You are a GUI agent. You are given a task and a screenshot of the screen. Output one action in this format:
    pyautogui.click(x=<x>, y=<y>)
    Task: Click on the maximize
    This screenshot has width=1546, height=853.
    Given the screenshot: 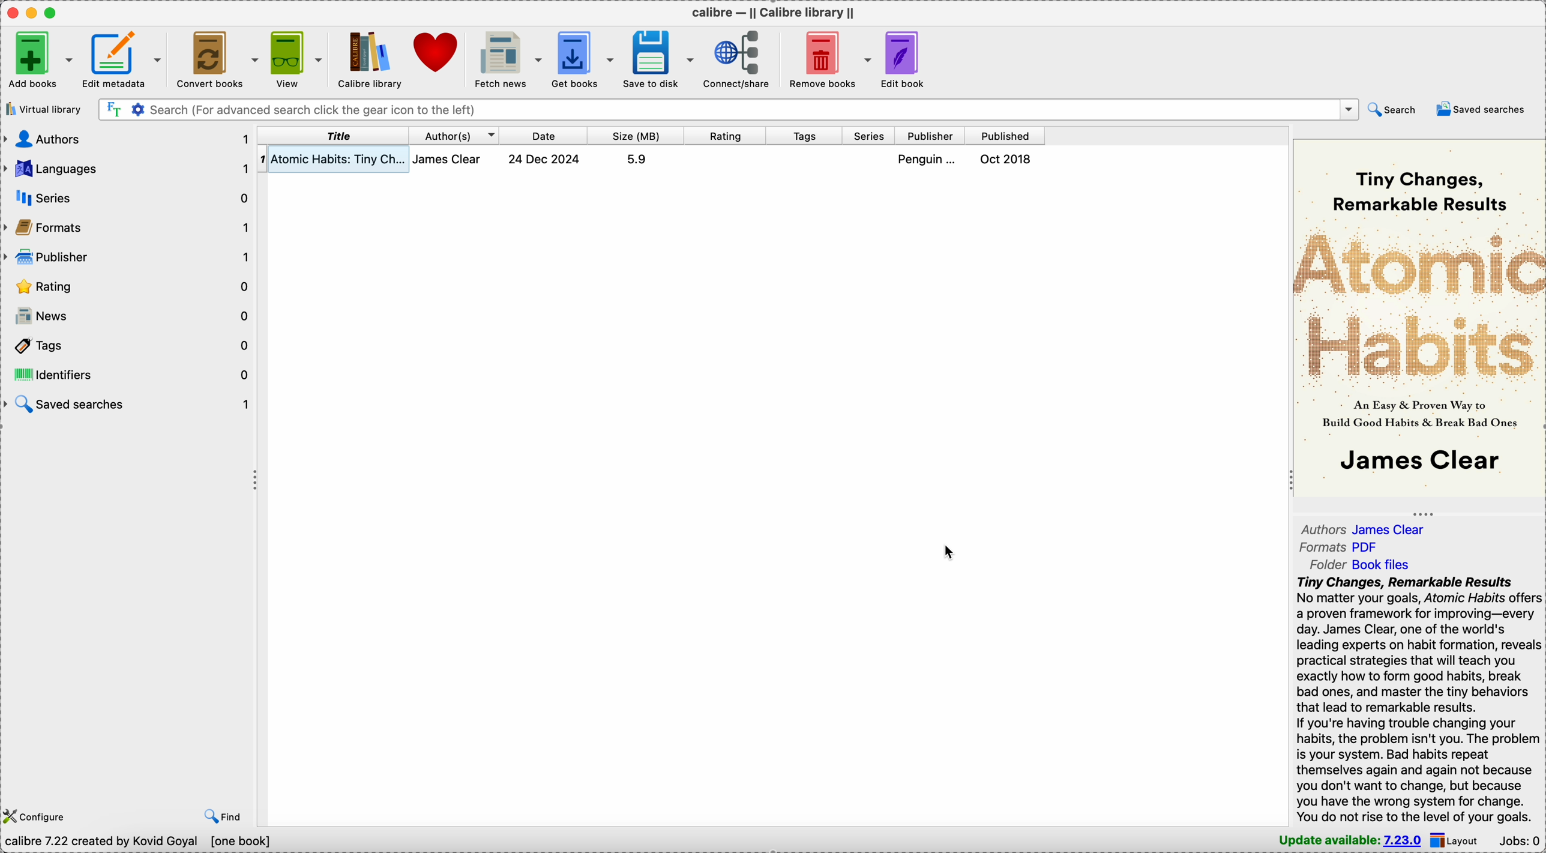 What is the action you would take?
    pyautogui.click(x=53, y=12)
    